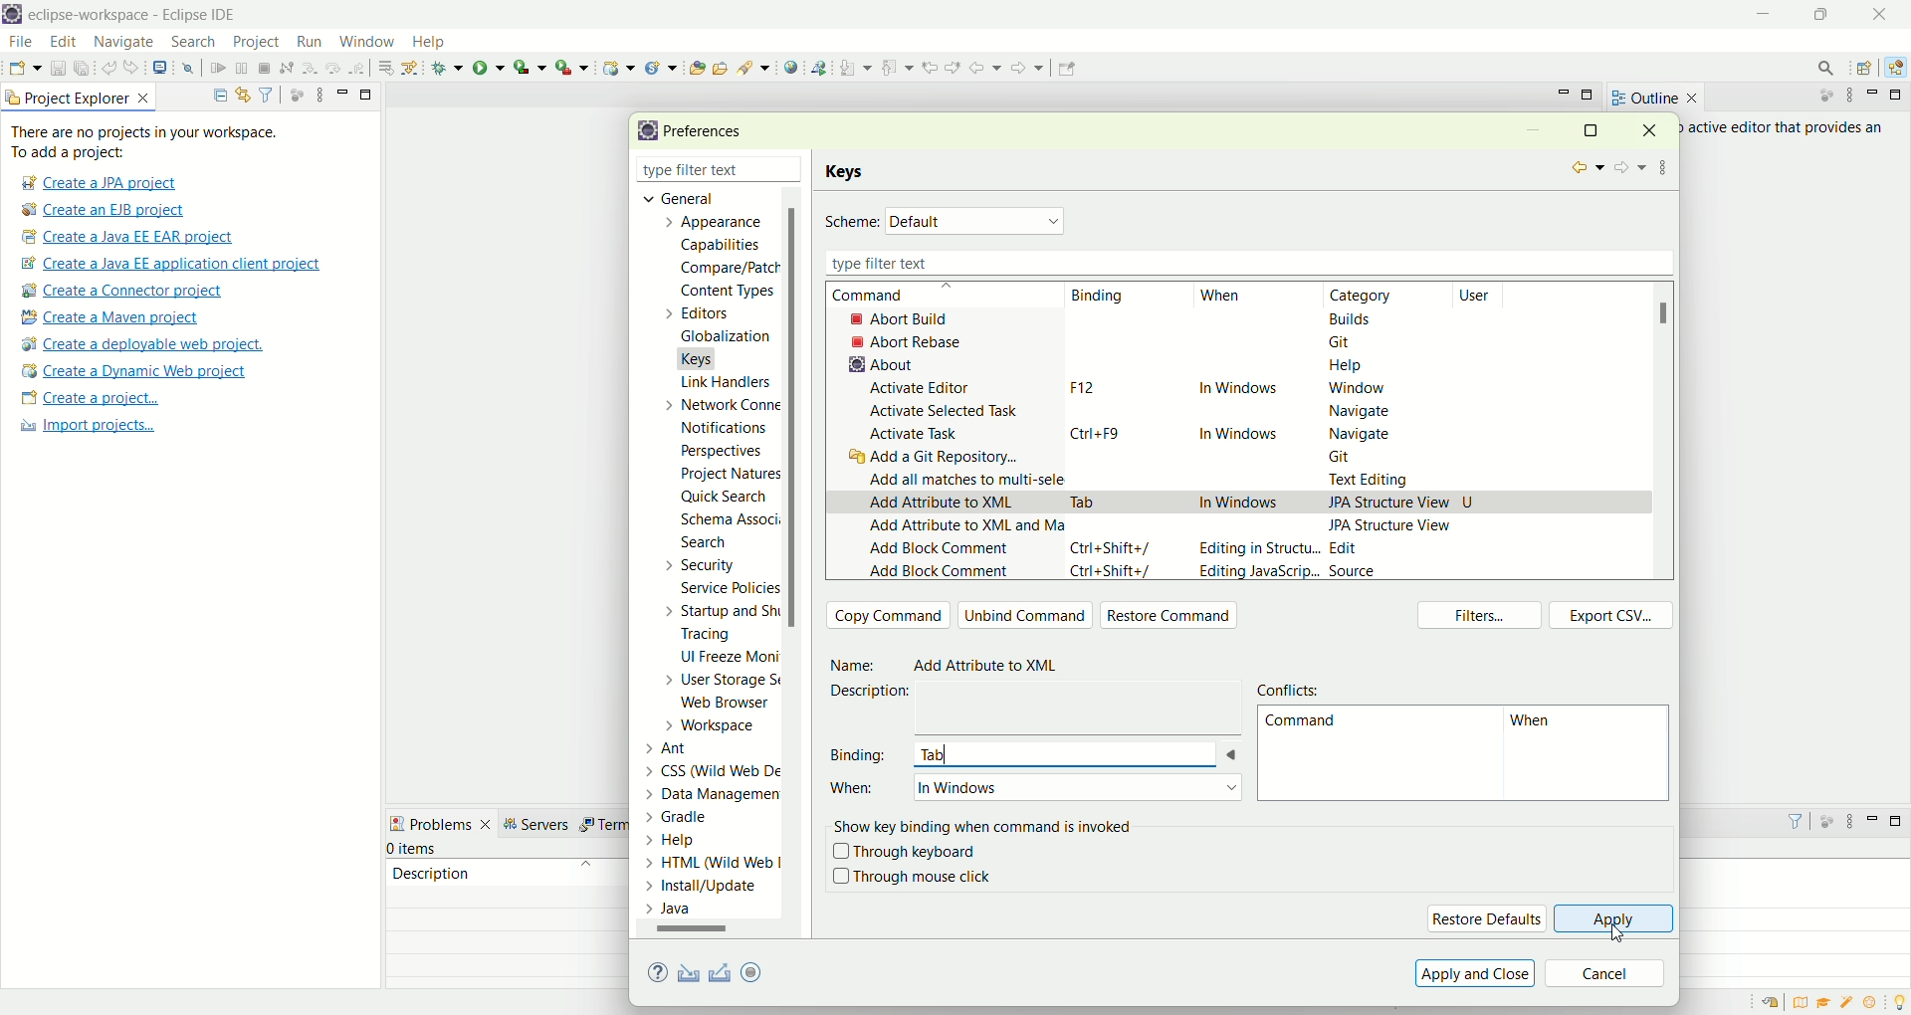  Describe the element at coordinates (135, 68) in the screenshot. I see `redo` at that location.